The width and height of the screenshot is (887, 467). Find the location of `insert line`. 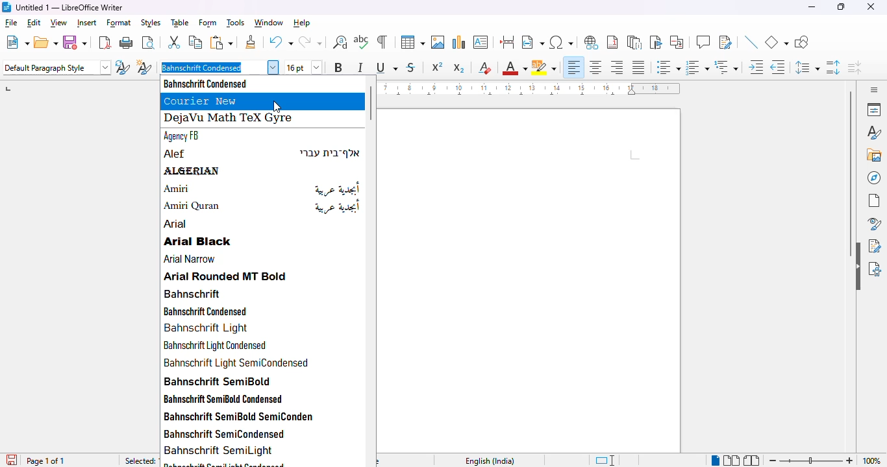

insert line is located at coordinates (751, 42).